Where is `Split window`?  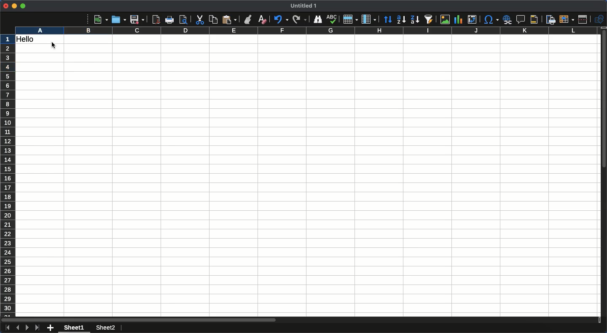
Split window is located at coordinates (585, 19).